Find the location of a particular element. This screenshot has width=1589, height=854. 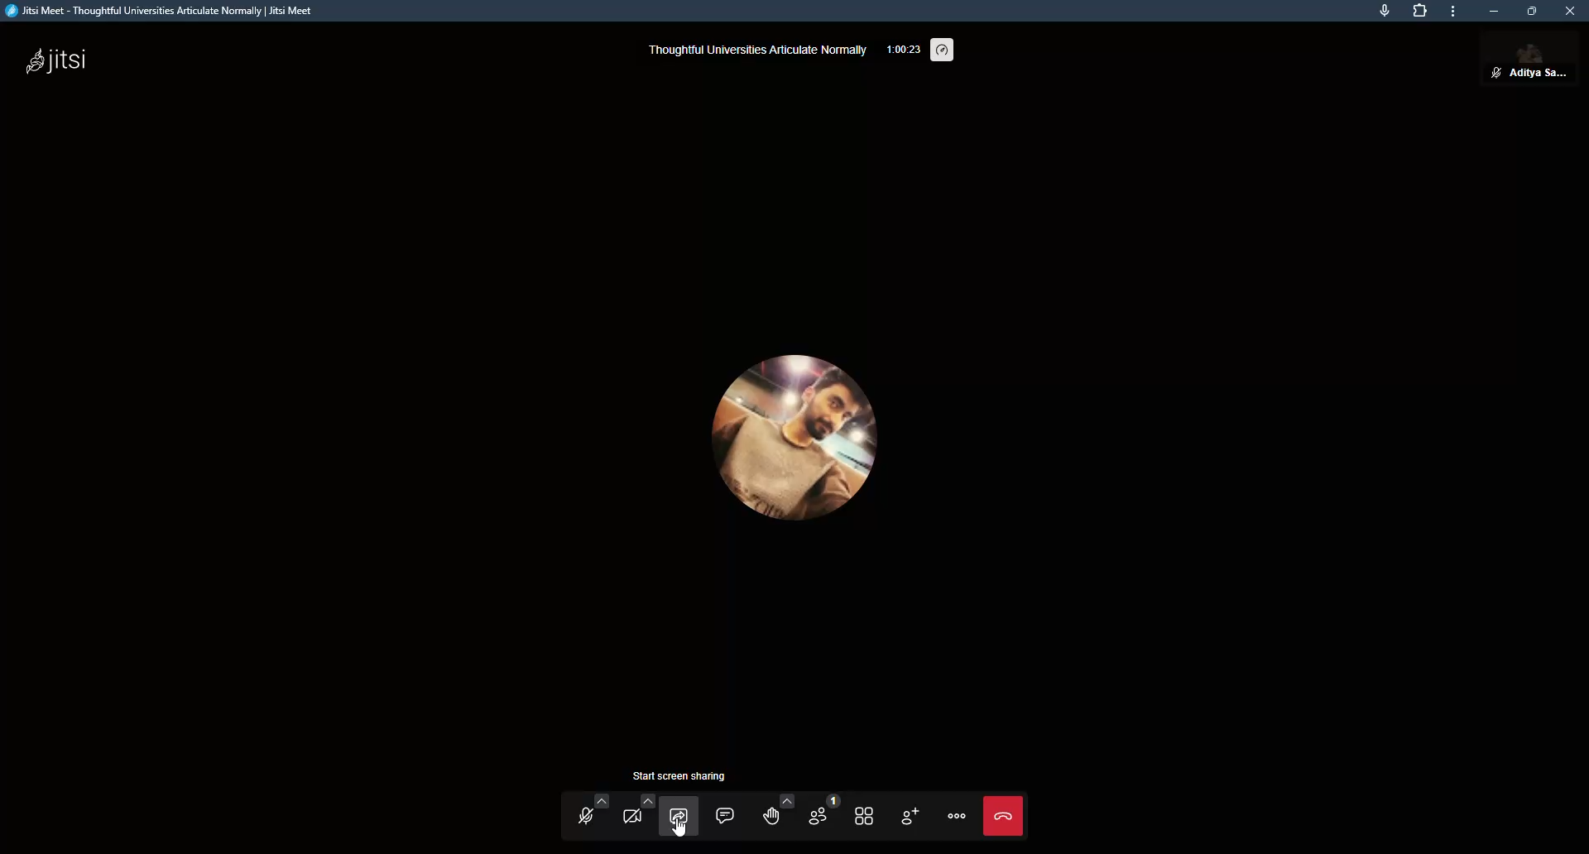

profile picture is located at coordinates (804, 448).